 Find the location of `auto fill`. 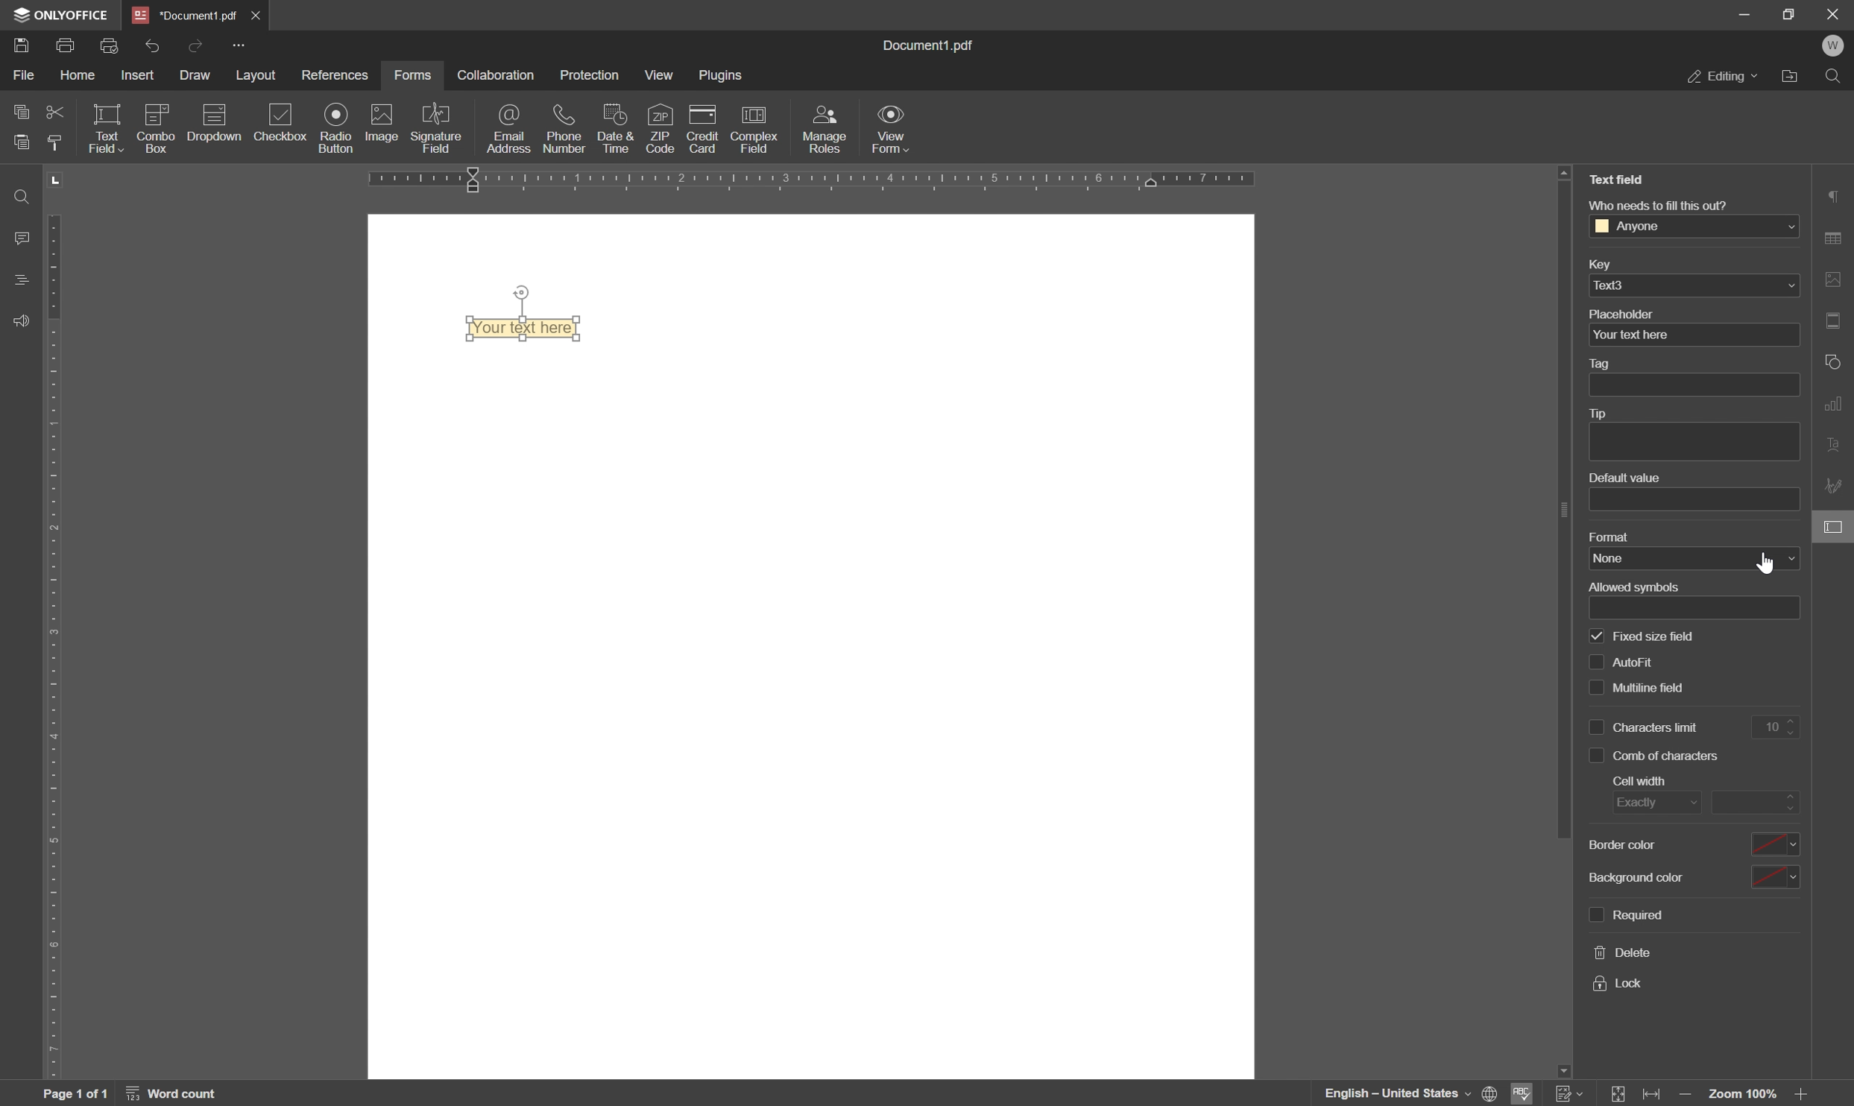

auto fill is located at coordinates (1640, 663).